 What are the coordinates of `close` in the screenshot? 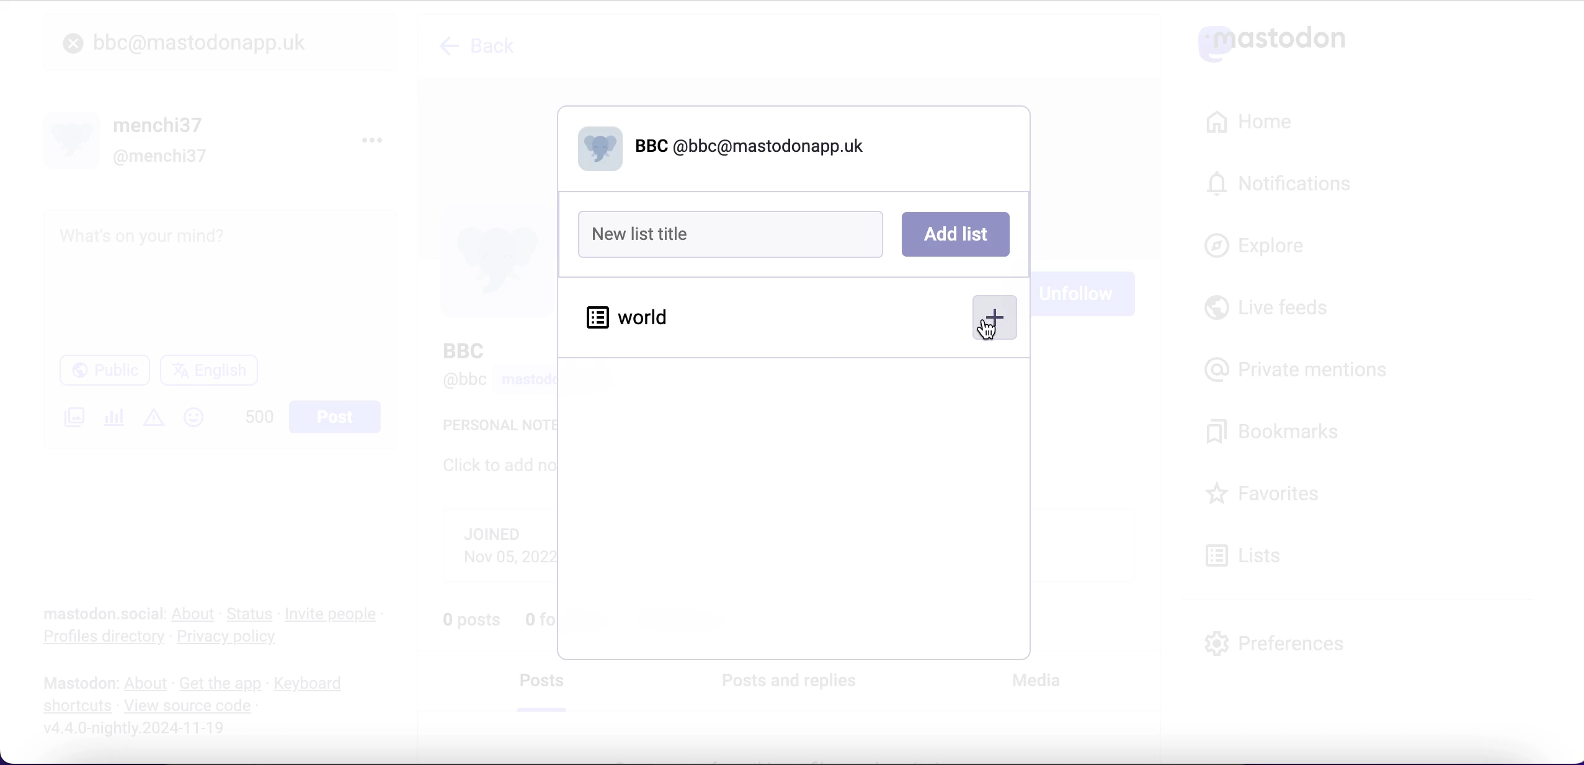 It's located at (73, 44).